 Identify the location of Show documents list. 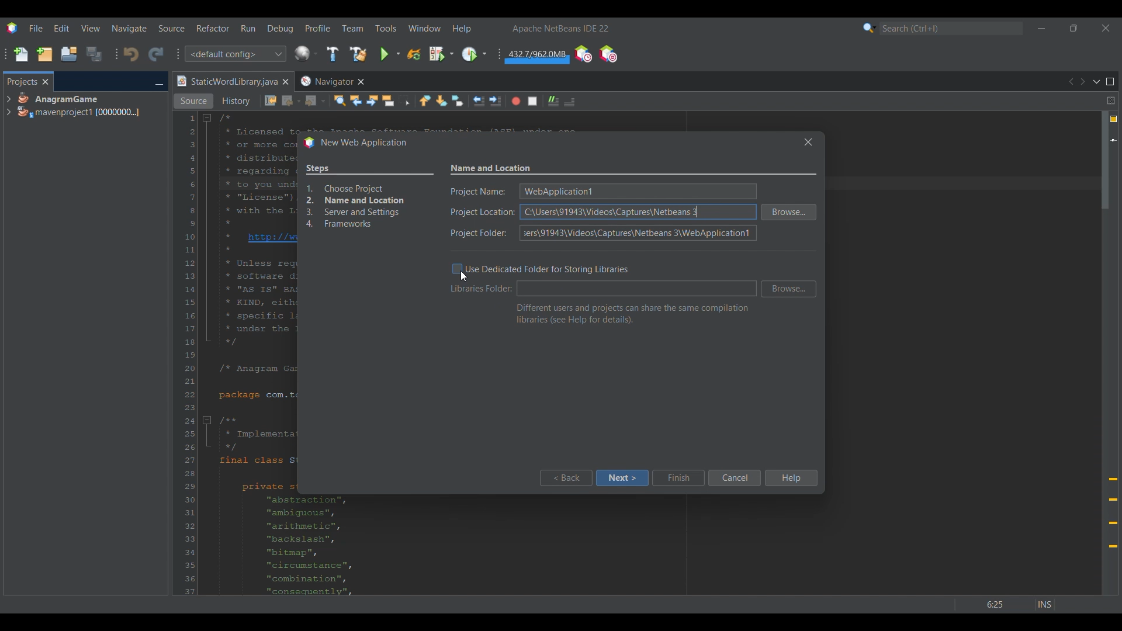
(1096, 81).